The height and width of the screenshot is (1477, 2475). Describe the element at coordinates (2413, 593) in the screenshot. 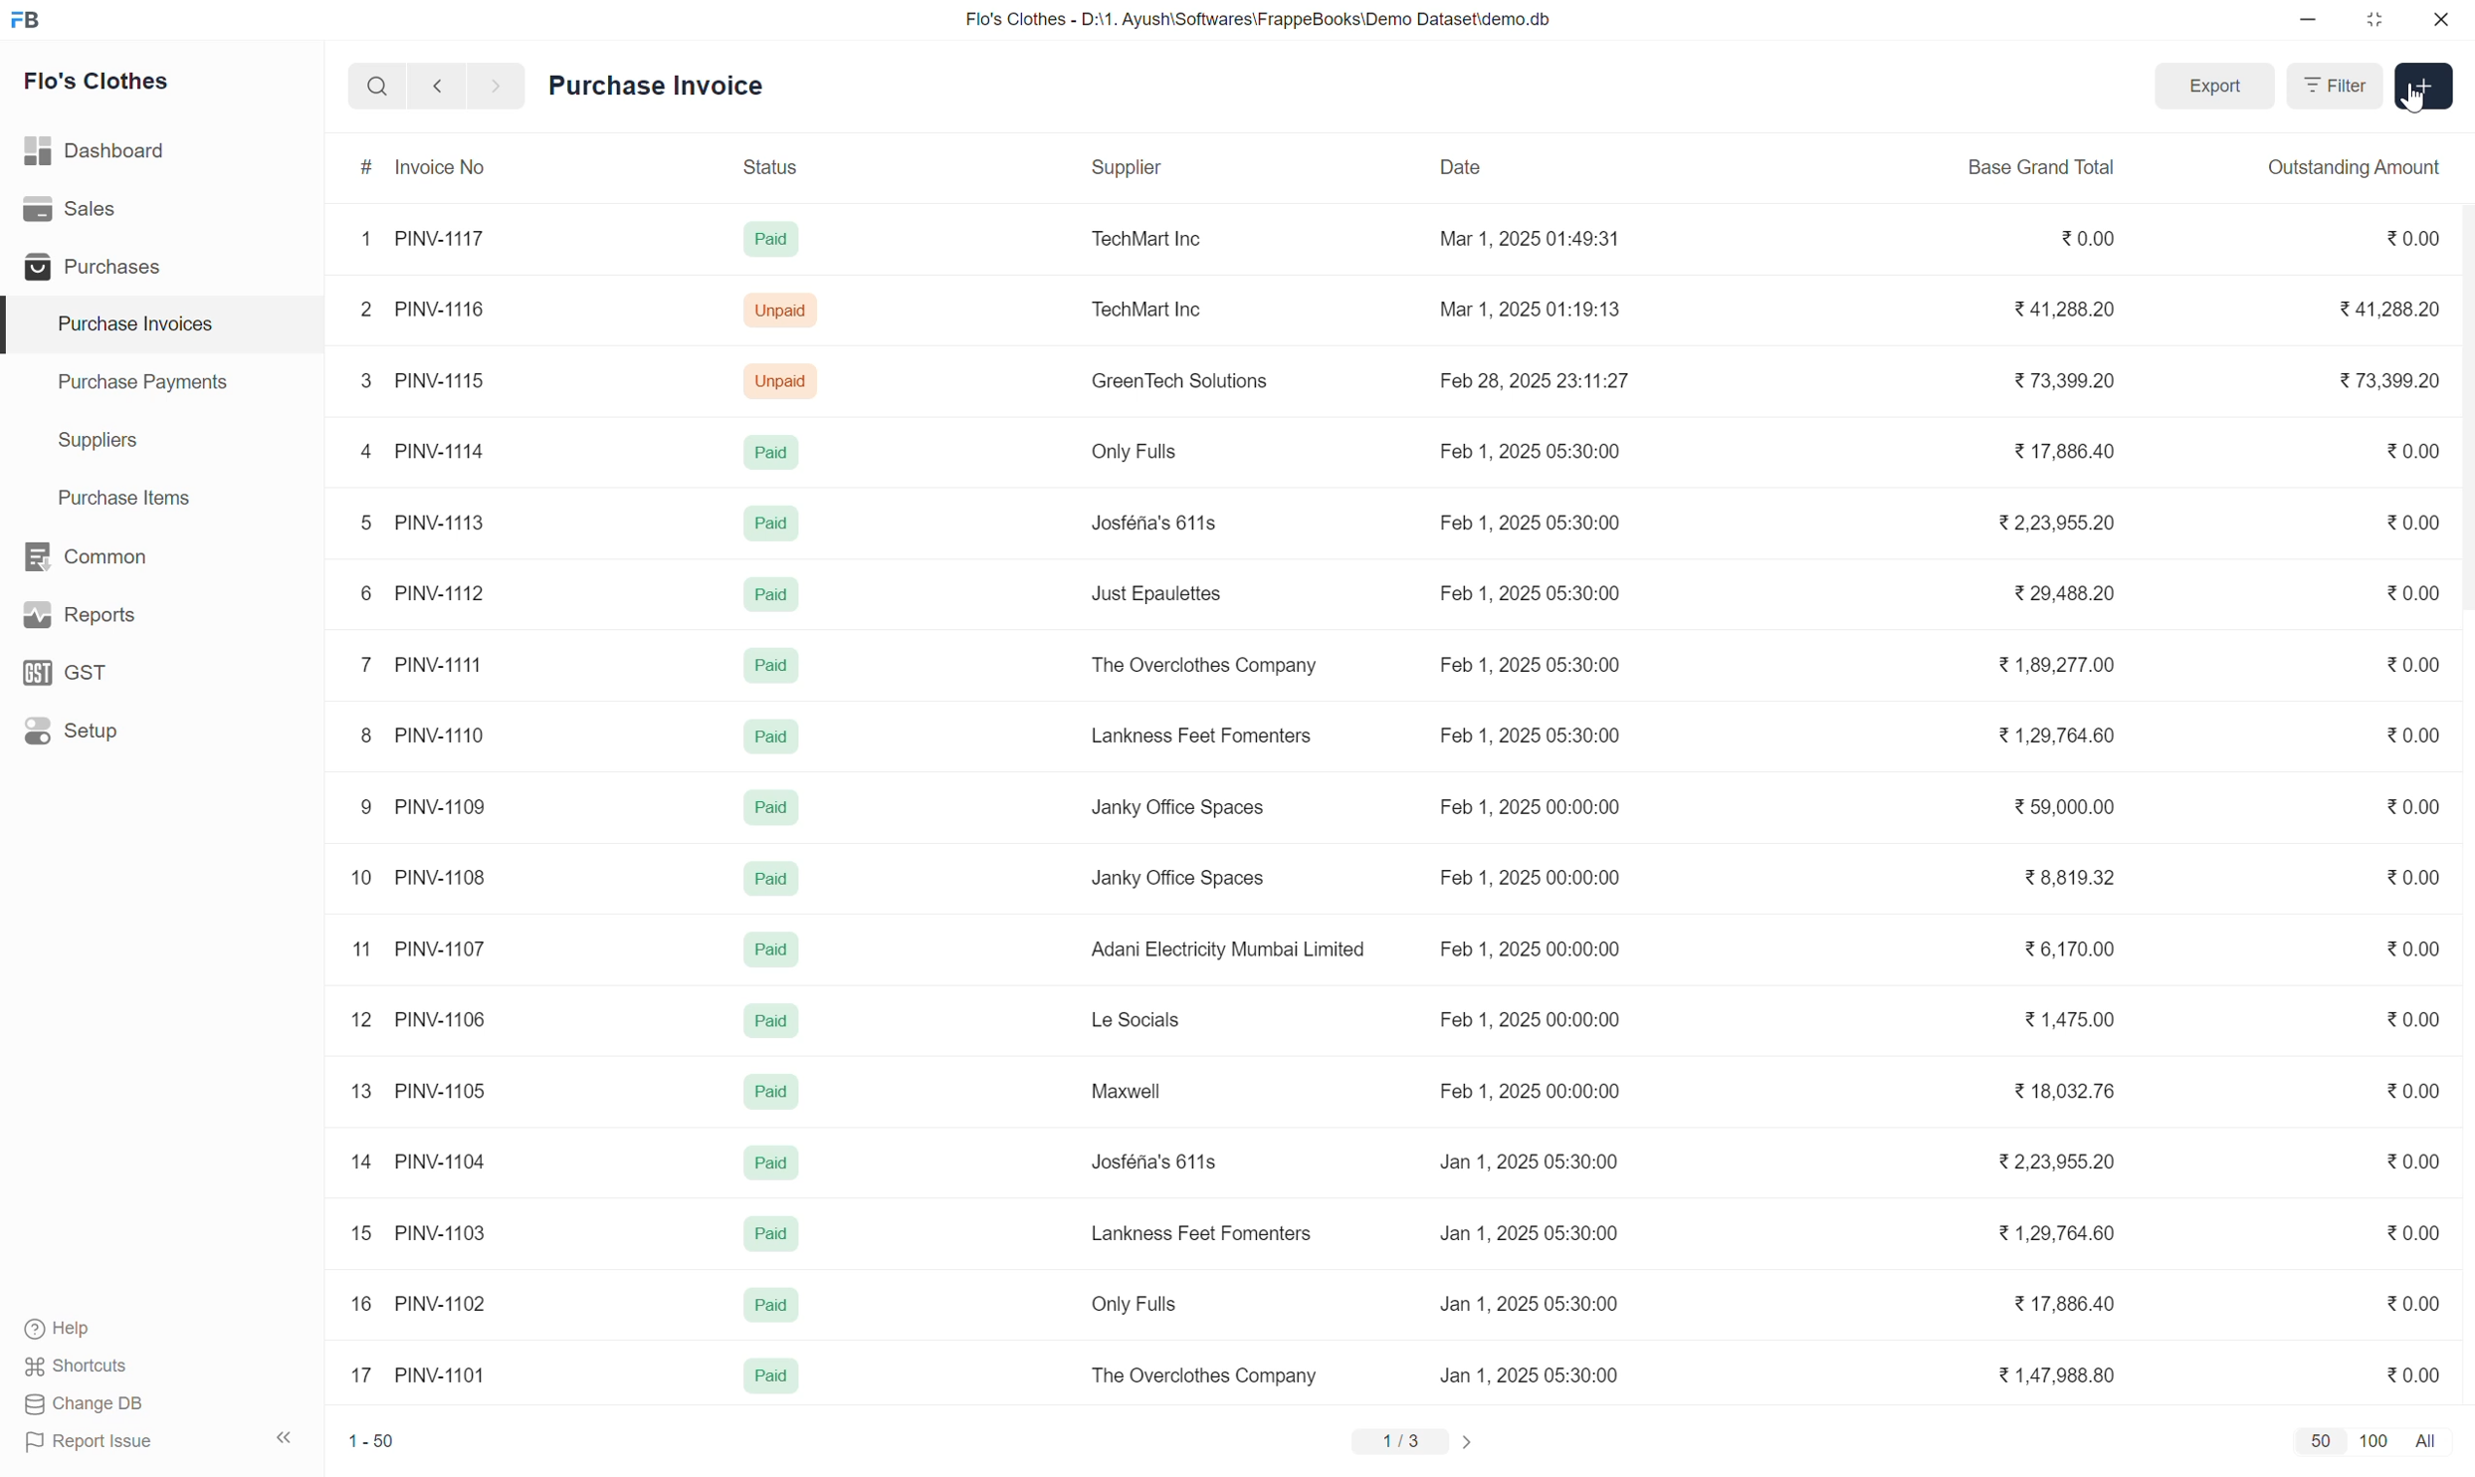

I see `0.00` at that location.